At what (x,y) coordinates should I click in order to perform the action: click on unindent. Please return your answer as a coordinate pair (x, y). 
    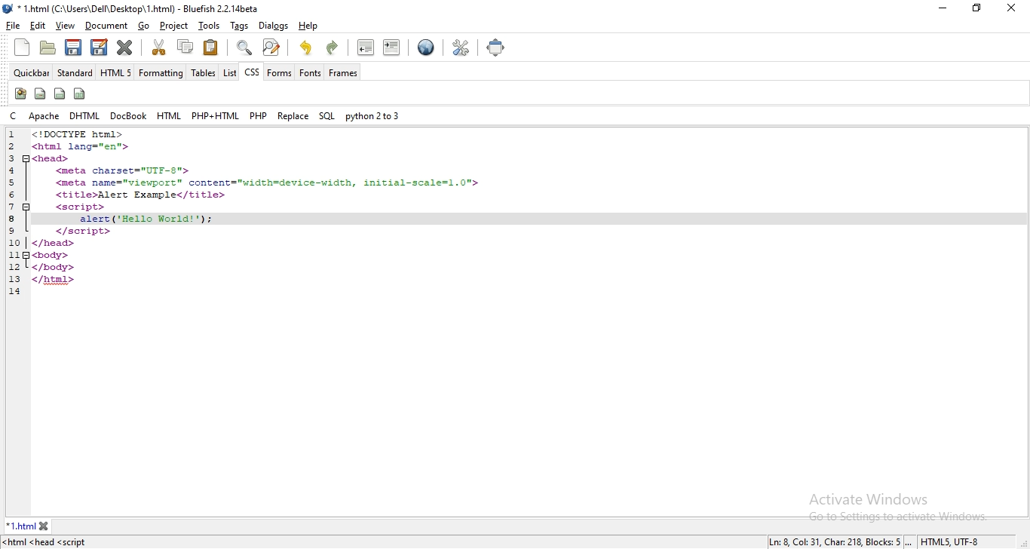
    Looking at the image, I should click on (366, 47).